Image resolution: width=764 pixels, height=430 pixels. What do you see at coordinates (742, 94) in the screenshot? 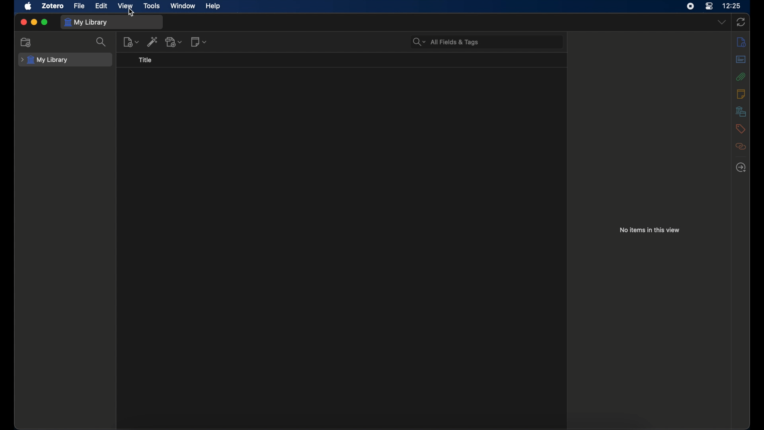
I see `notes` at bounding box center [742, 94].